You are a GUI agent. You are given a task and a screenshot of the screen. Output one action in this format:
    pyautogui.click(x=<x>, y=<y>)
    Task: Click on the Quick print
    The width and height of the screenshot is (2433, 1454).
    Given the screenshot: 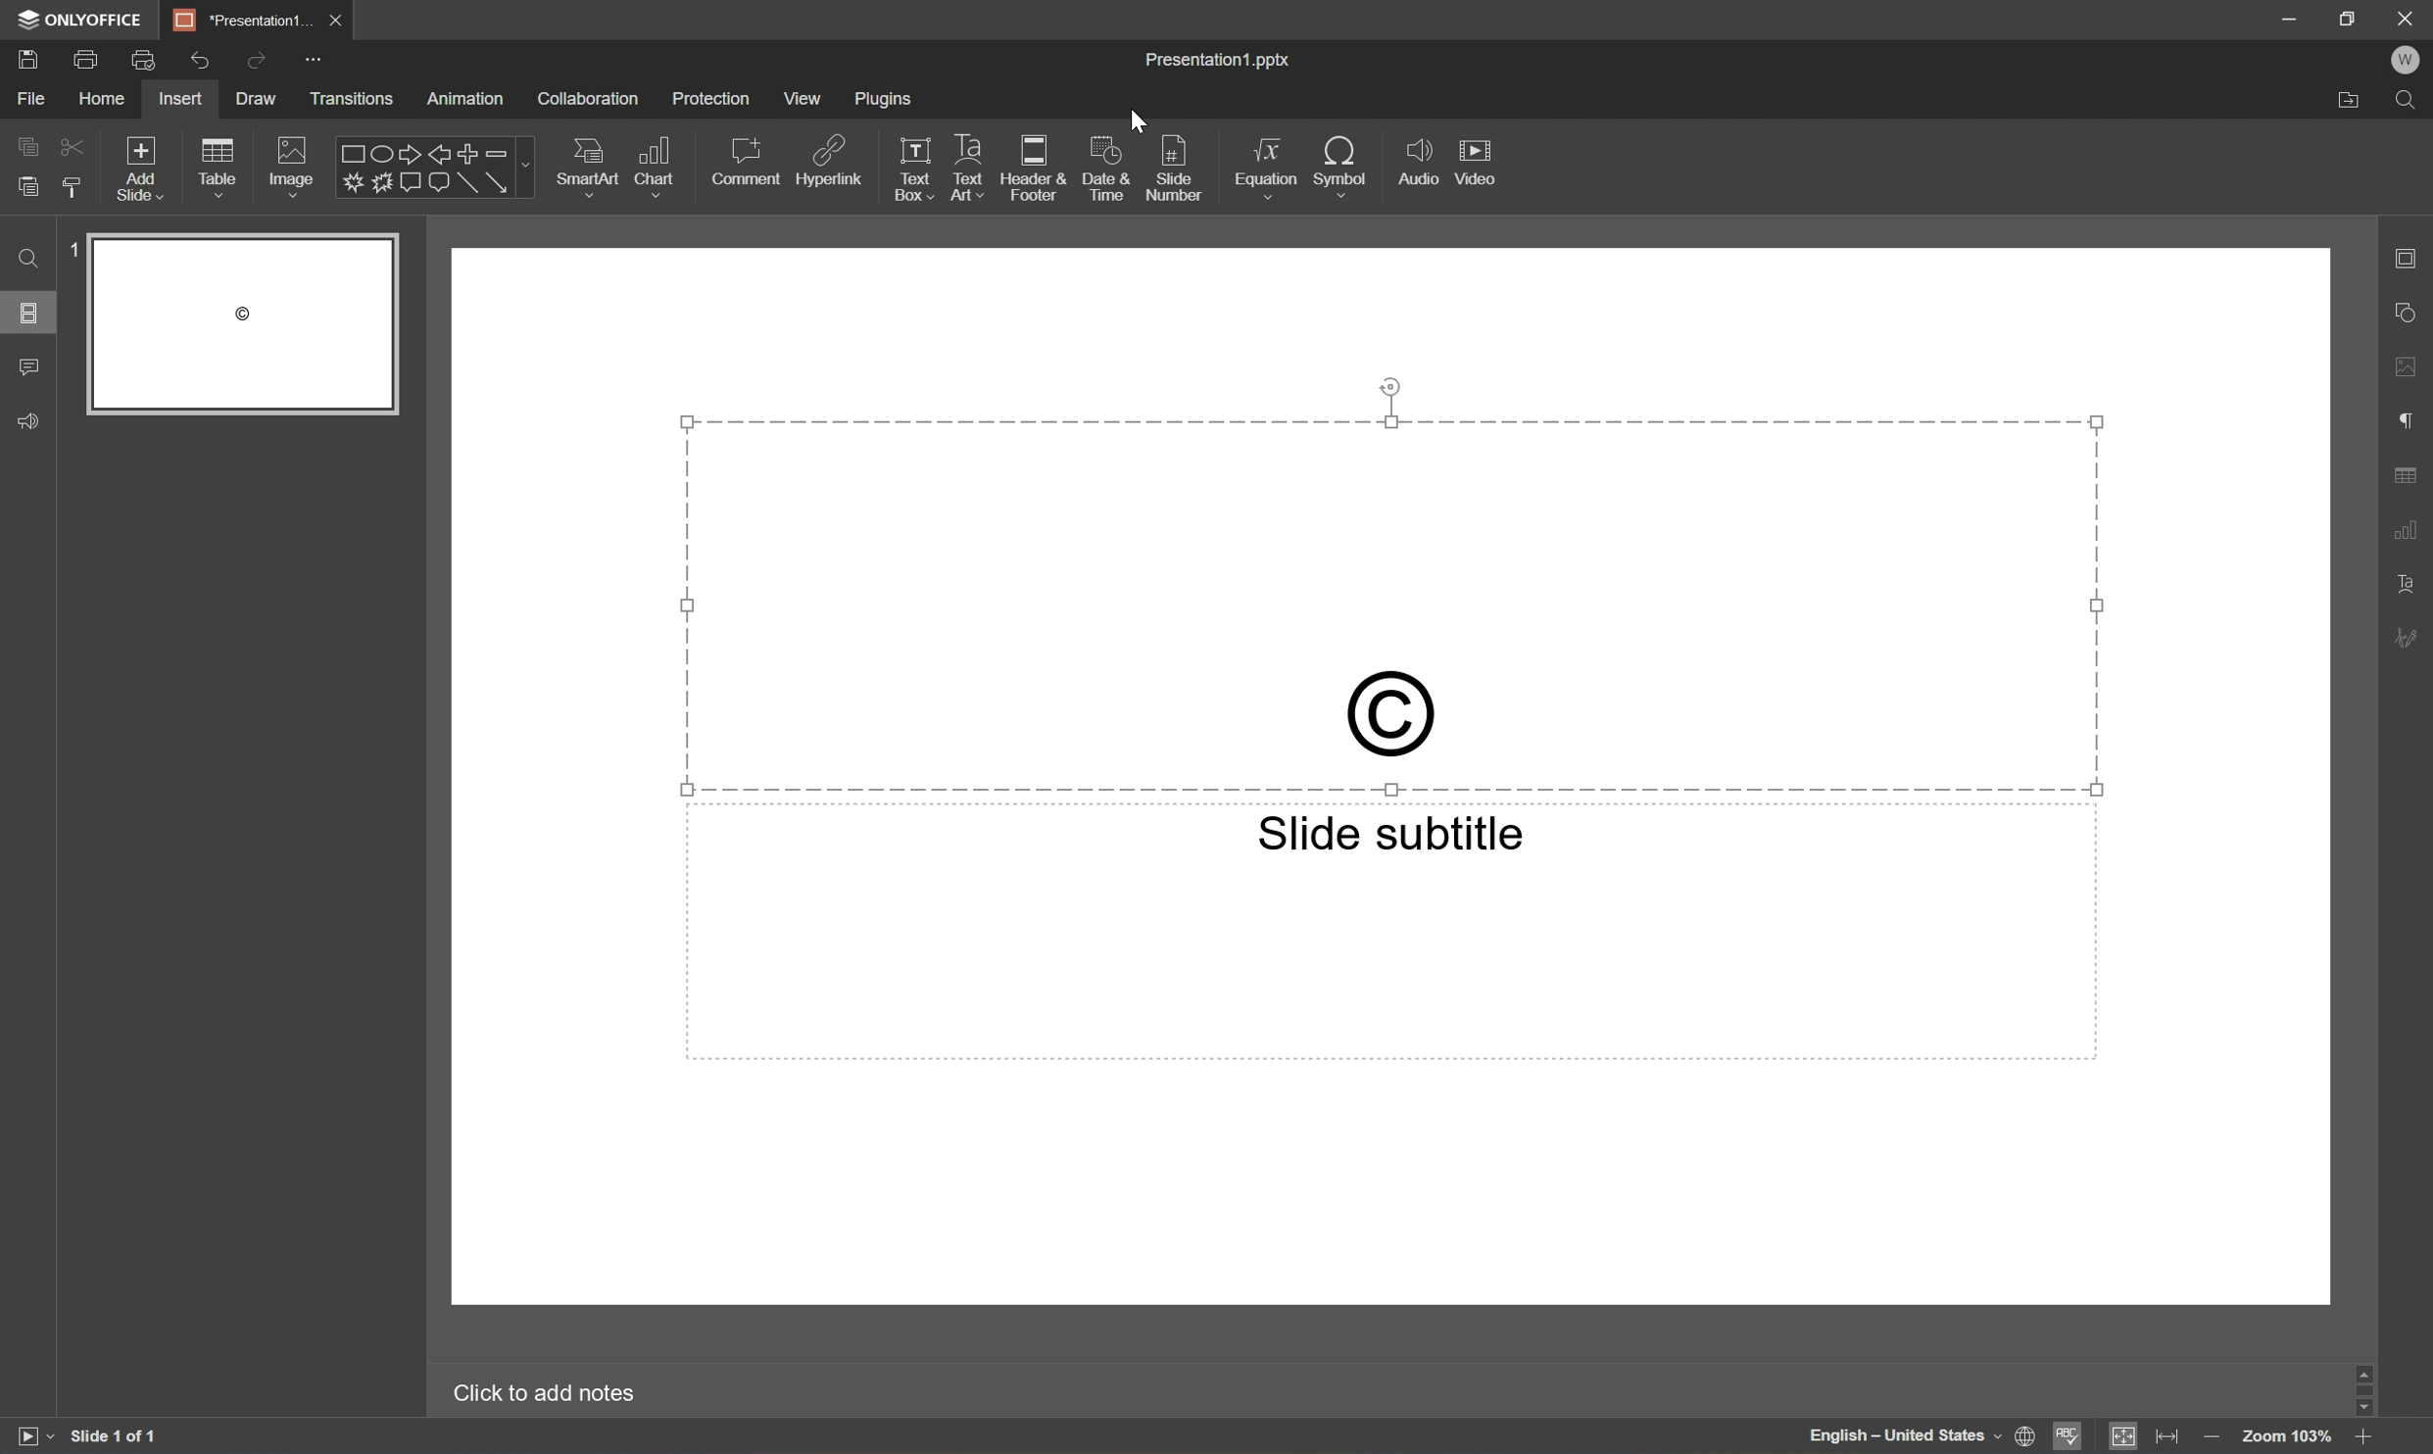 What is the action you would take?
    pyautogui.click(x=140, y=62)
    